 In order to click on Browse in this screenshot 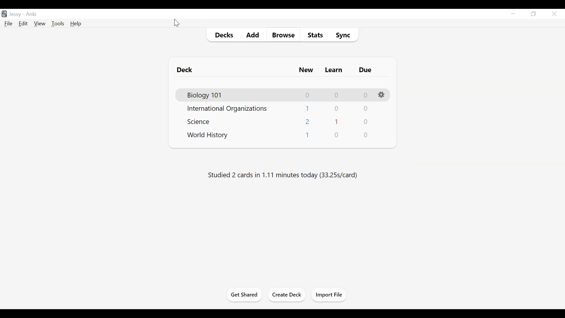, I will do `click(283, 35)`.